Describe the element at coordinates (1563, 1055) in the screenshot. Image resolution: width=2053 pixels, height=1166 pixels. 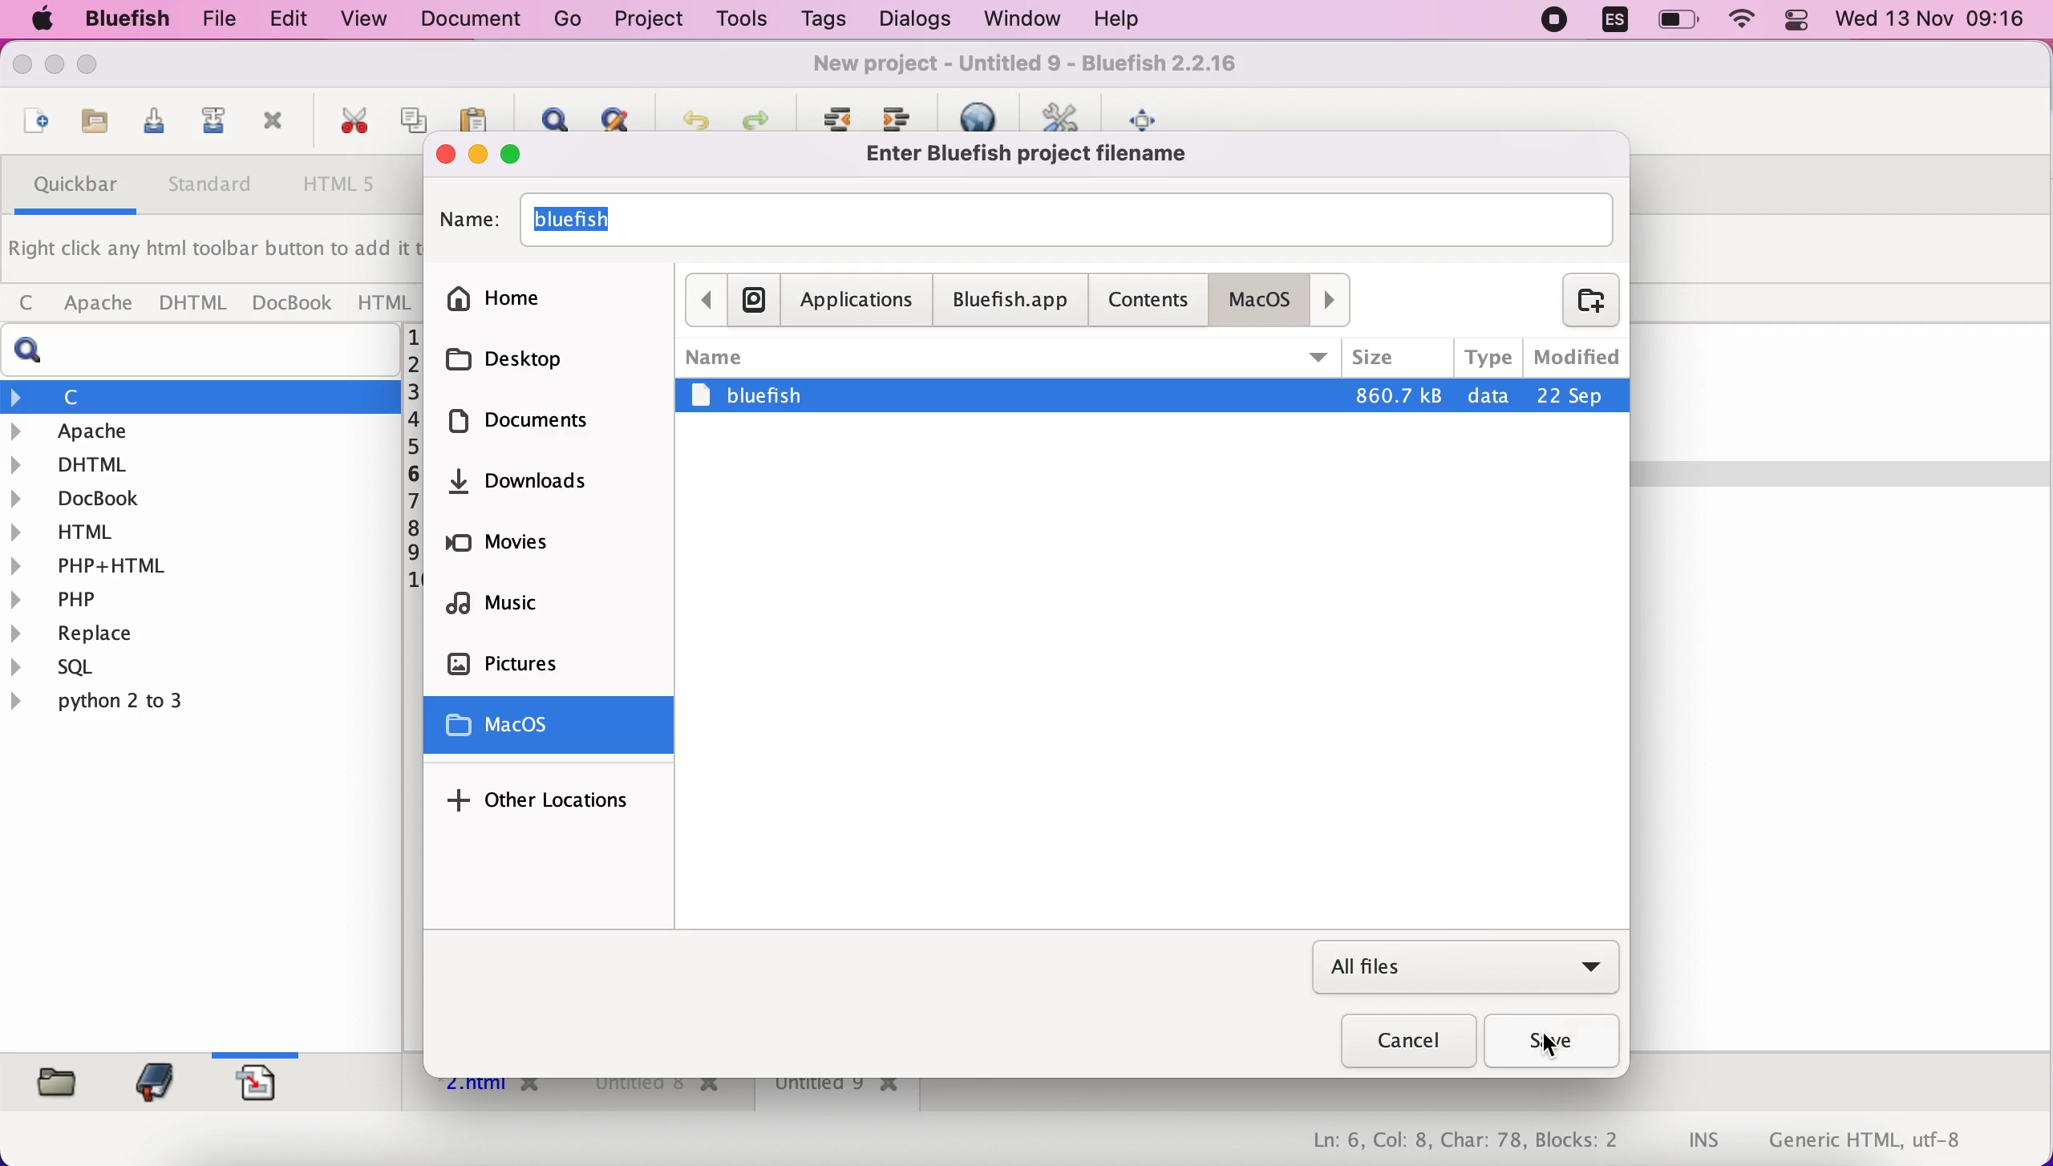
I see `cursor` at that location.